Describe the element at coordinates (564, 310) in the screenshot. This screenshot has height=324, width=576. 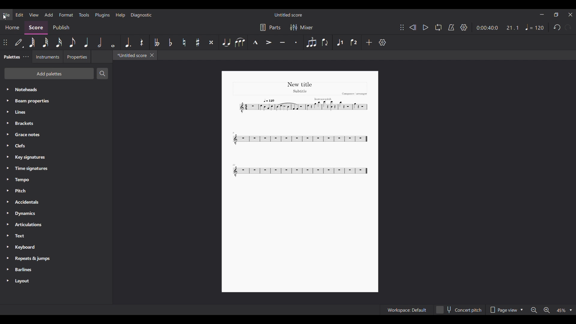
I see `Zoom options` at that location.